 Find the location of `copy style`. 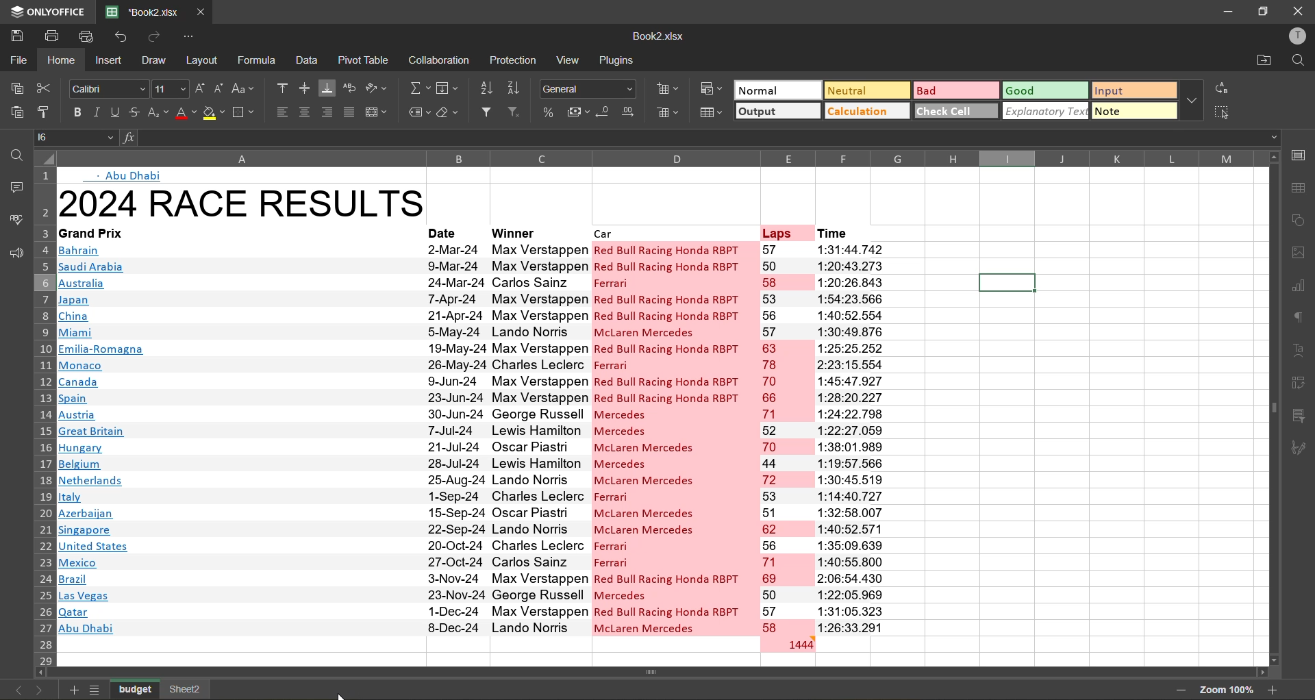

copy style is located at coordinates (46, 113).